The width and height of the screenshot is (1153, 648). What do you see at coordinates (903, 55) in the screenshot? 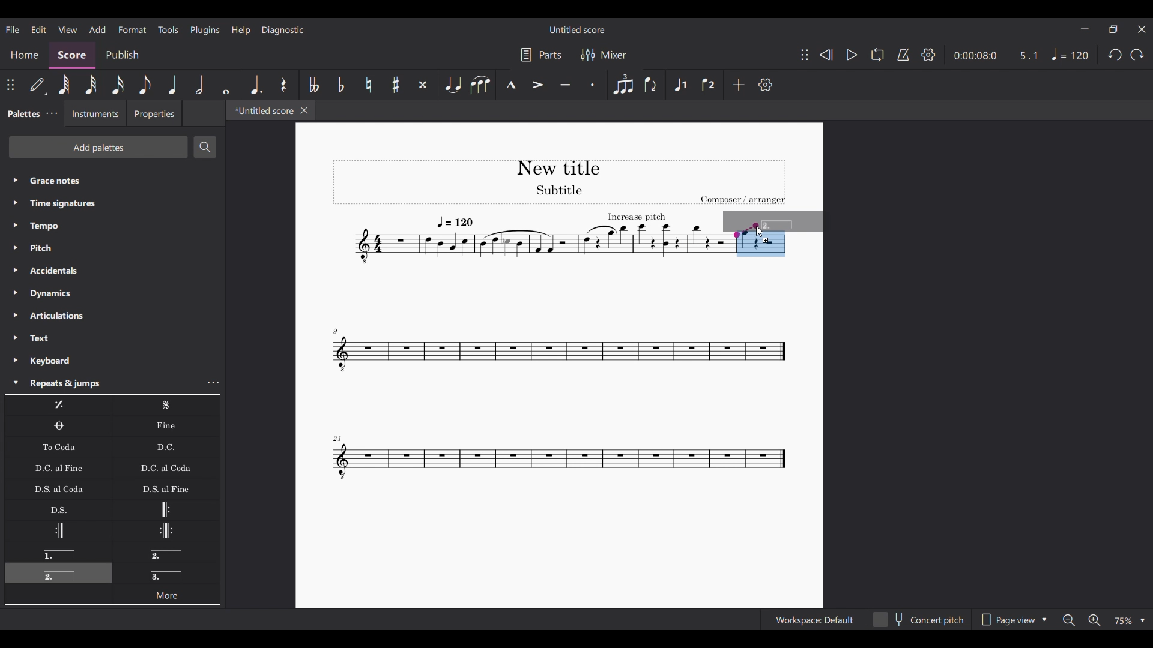
I see `Metronome` at bounding box center [903, 55].